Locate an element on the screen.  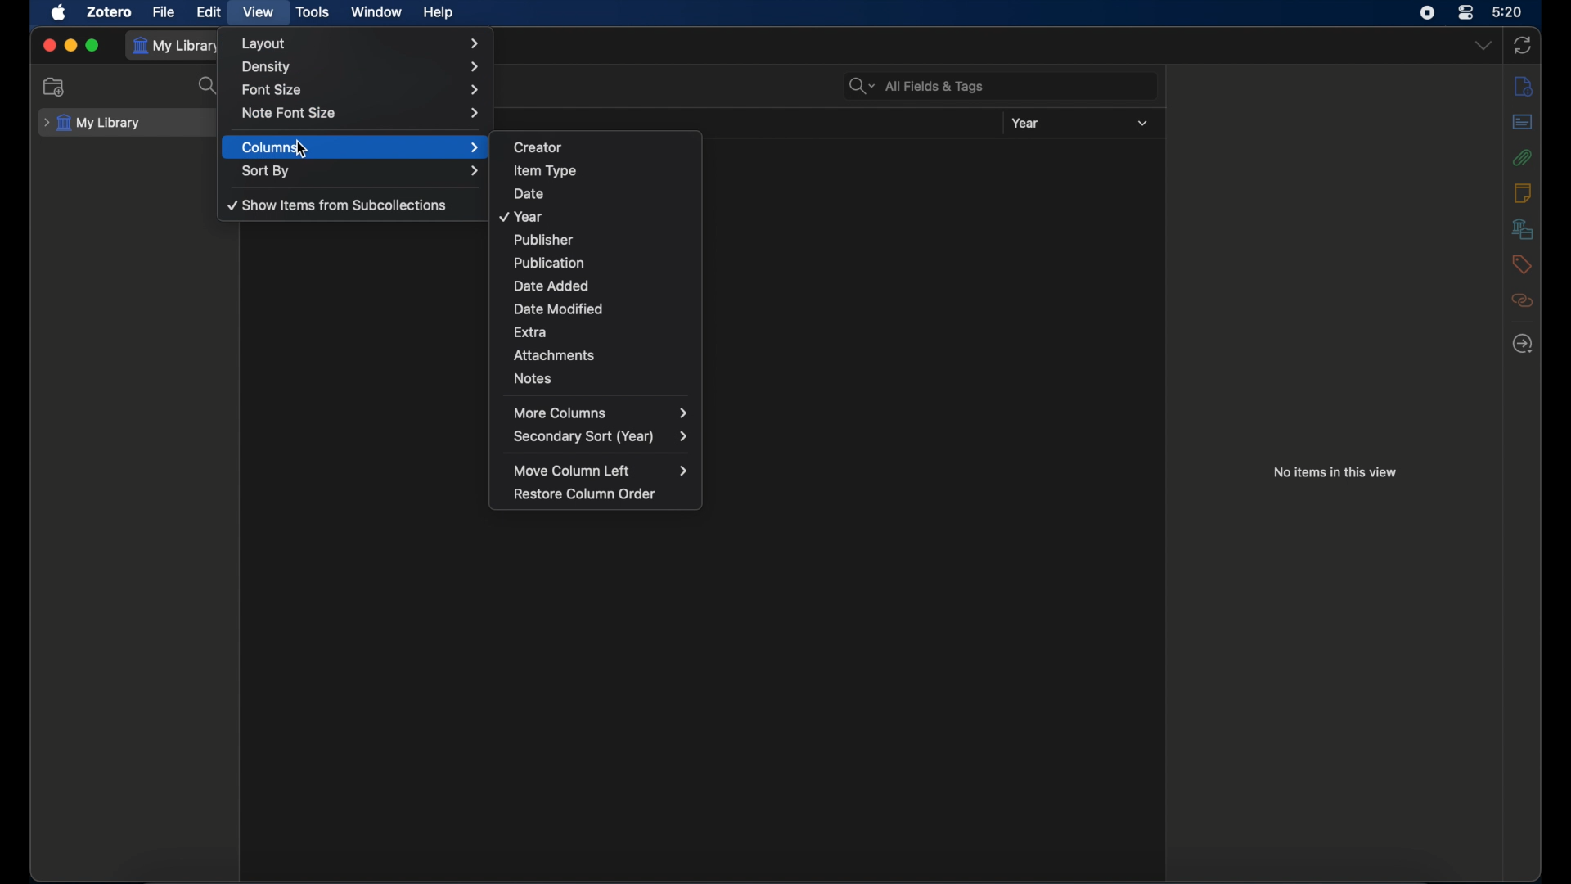
time is located at coordinates (1508, 11).